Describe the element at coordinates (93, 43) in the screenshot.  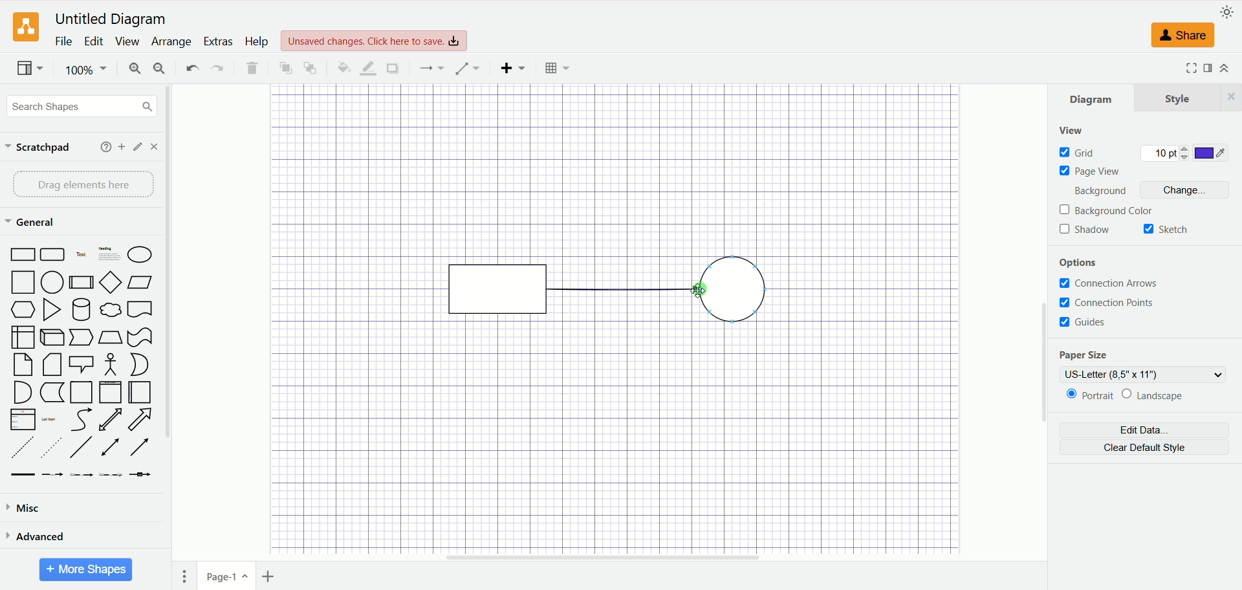
I see `edit` at that location.